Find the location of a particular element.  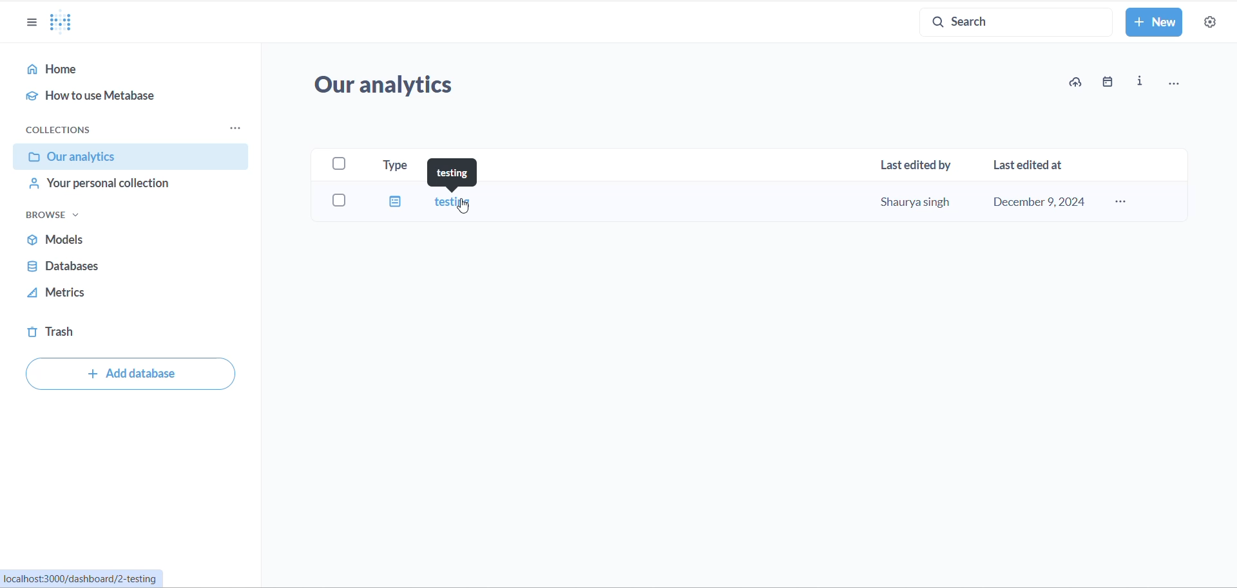

type is located at coordinates (398, 165).